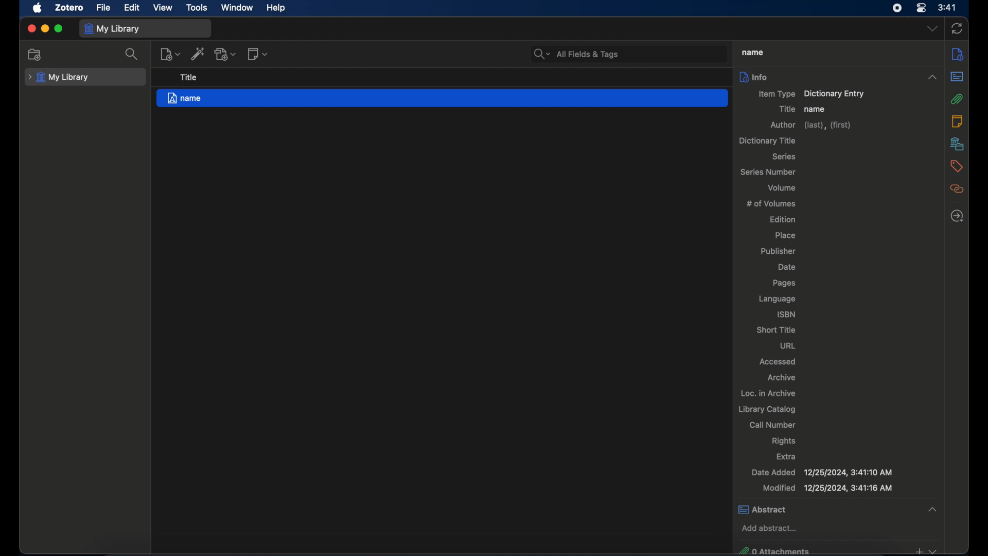  I want to click on library catalog, so click(768, 409).